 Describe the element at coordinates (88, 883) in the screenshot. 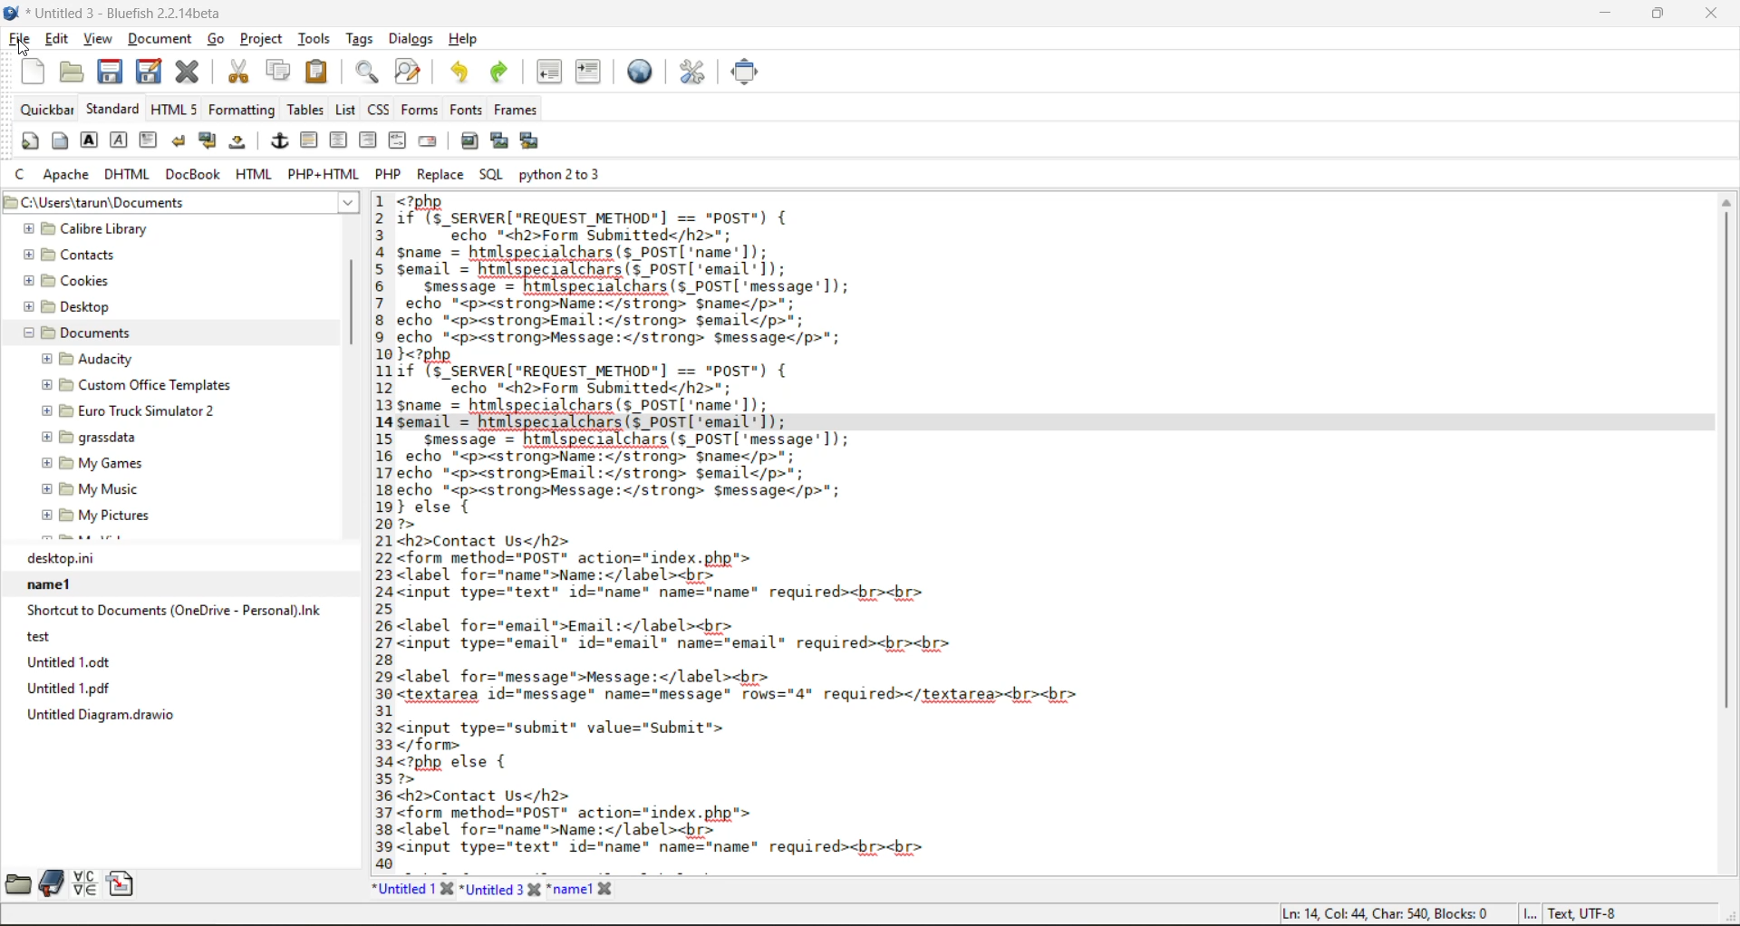

I see `charmap` at that location.